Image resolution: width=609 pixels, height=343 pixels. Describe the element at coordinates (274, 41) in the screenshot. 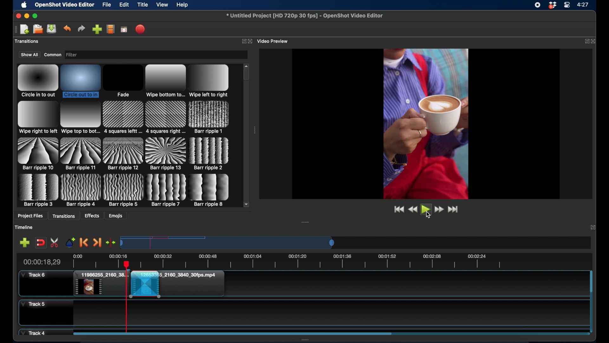

I see `video preview` at that location.